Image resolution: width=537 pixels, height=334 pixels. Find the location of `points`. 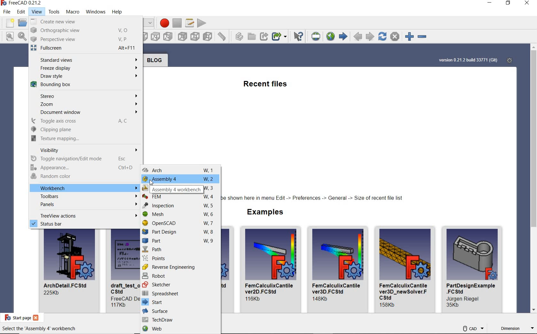

points is located at coordinates (181, 258).